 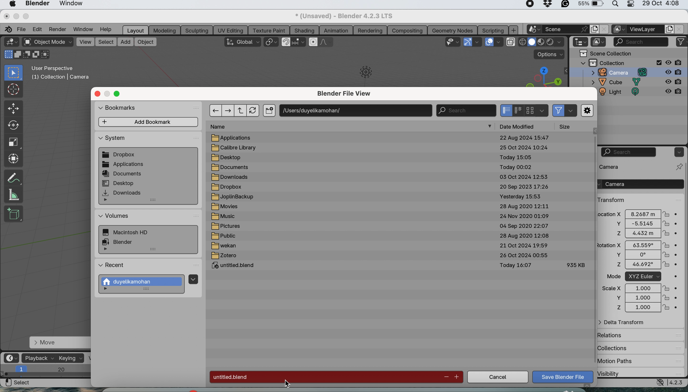 I want to click on light object, so click(x=362, y=74).